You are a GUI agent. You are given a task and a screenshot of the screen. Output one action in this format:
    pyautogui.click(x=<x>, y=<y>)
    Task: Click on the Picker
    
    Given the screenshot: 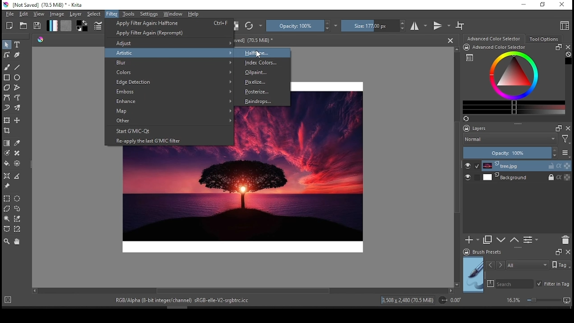 What is the action you would take?
    pyautogui.click(x=40, y=40)
    